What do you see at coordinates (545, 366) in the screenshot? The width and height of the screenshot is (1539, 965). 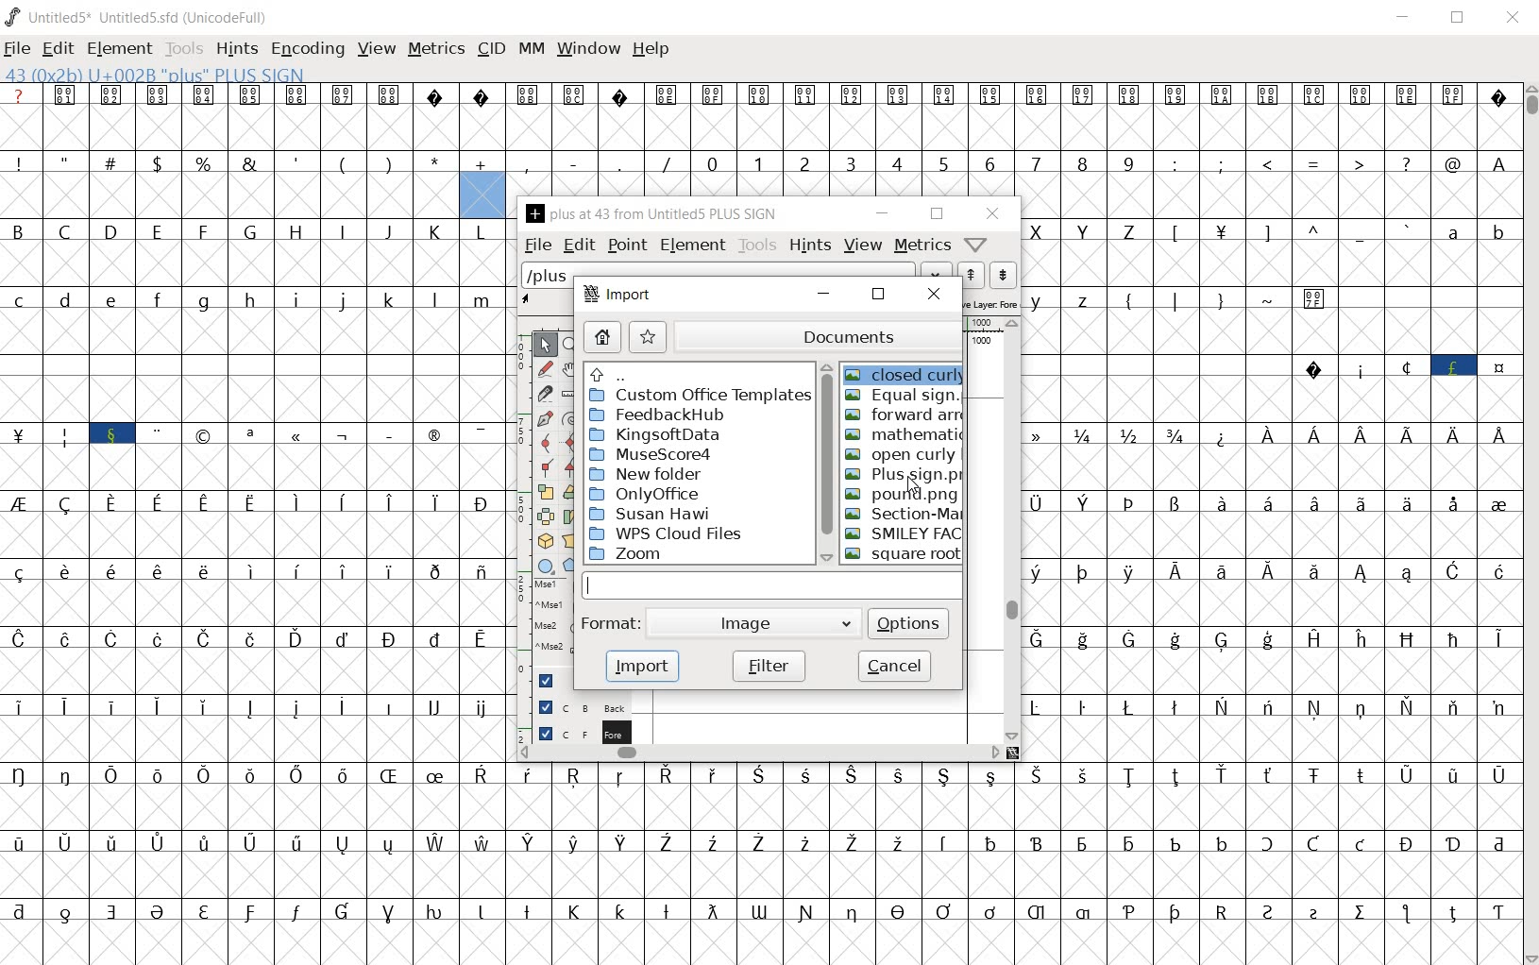 I see `draw a freehand curve` at bounding box center [545, 366].